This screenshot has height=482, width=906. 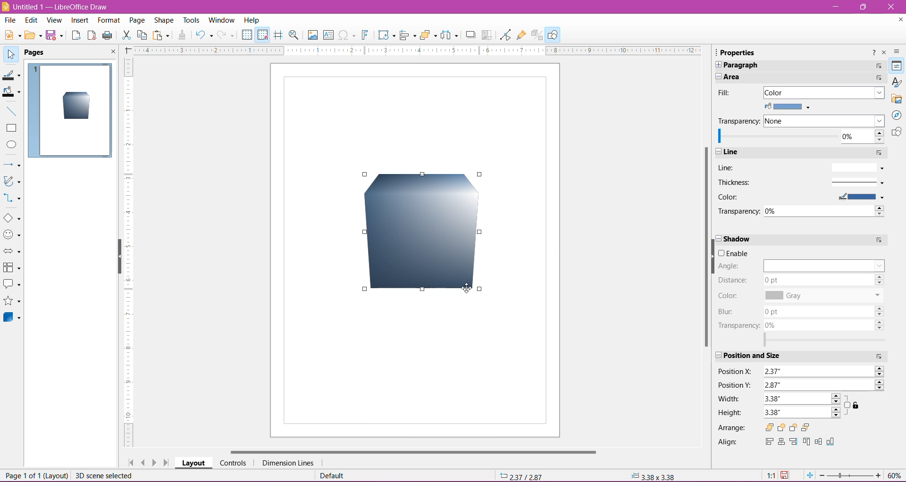 I want to click on Centered, so click(x=781, y=443).